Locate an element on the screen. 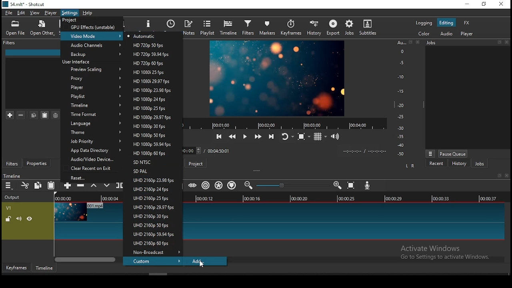 The height and width of the screenshot is (288, 512). help is located at coordinates (90, 13).